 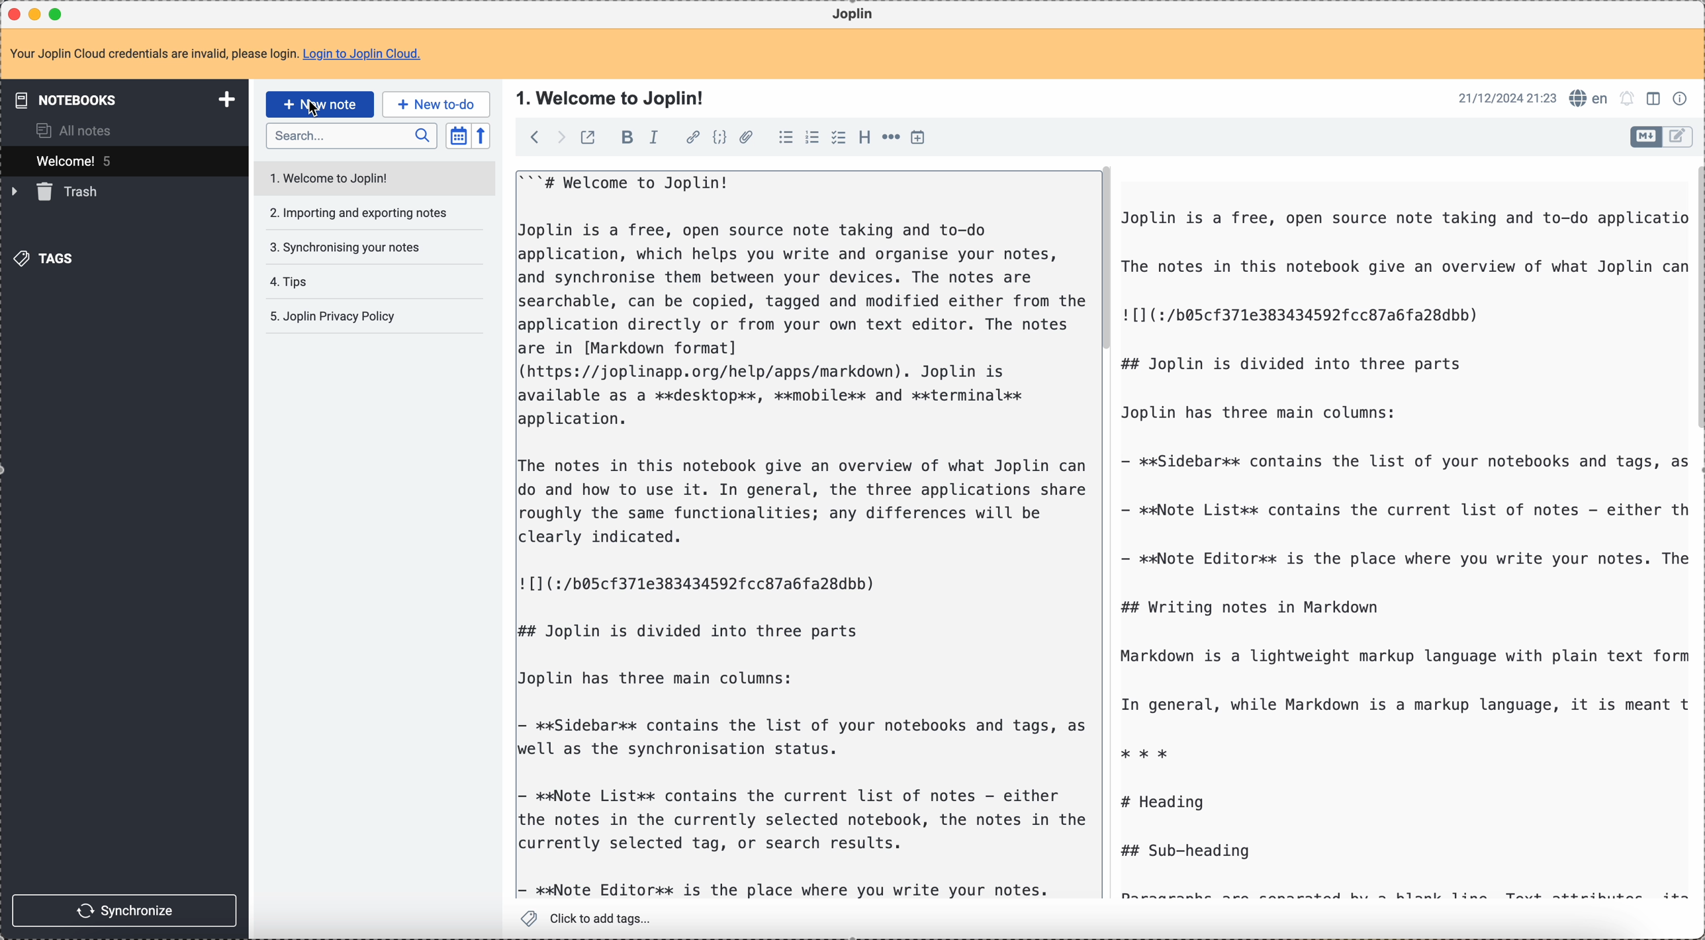 I want to click on set notifications, so click(x=1628, y=99).